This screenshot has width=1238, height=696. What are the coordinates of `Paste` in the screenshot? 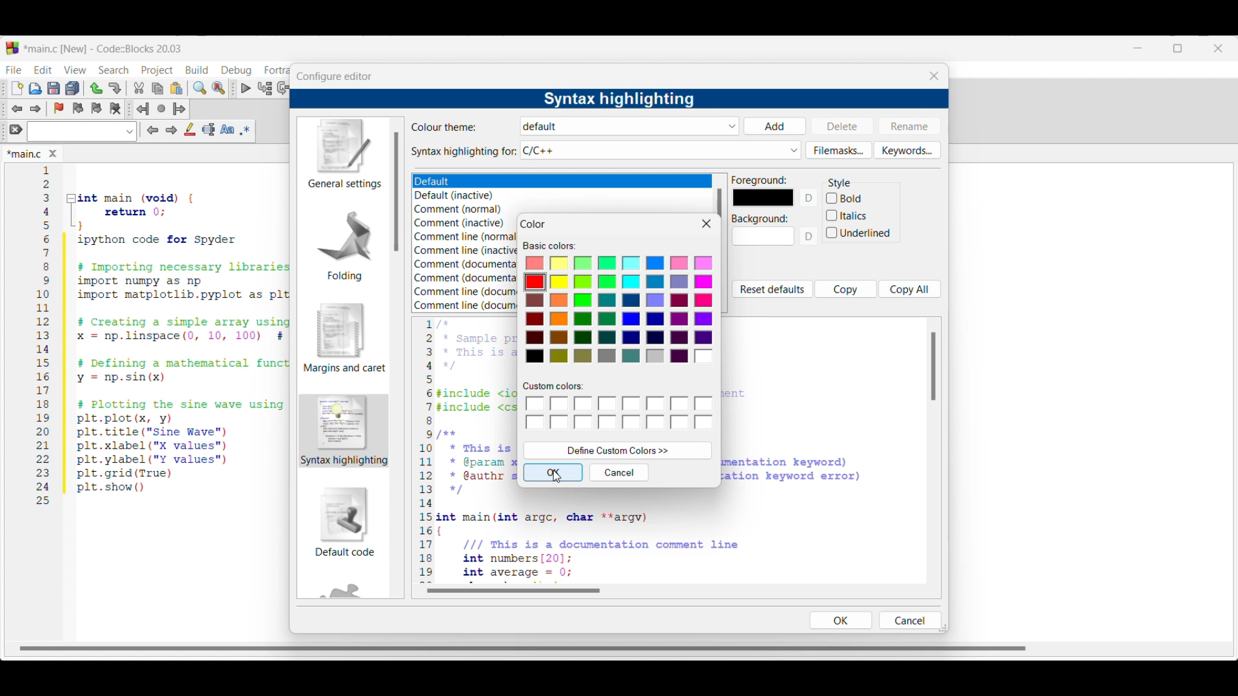 It's located at (177, 88).